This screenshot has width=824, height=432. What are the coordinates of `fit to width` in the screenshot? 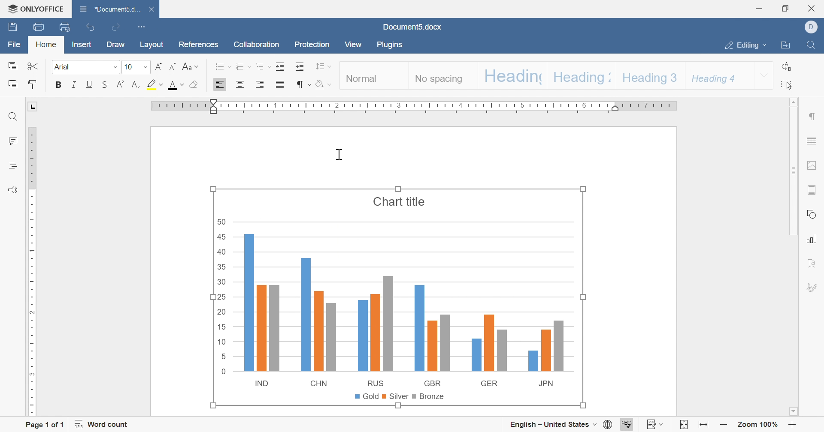 It's located at (705, 425).